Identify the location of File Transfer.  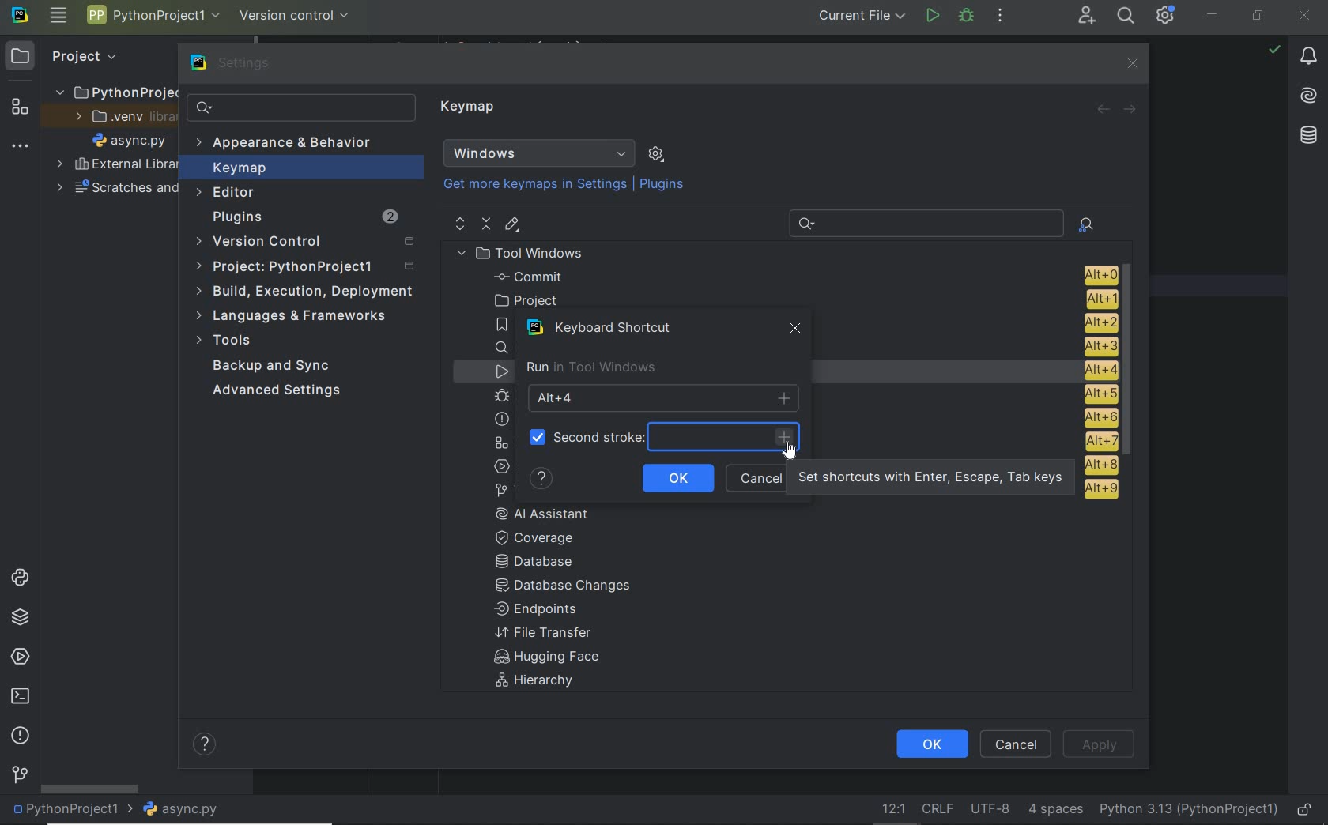
(544, 633).